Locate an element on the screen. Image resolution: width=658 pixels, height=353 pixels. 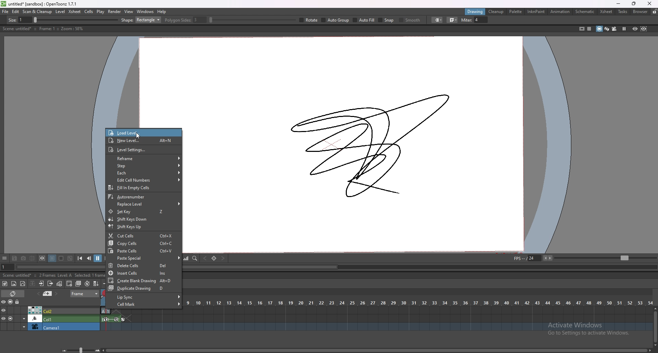
save is located at coordinates (14, 259).